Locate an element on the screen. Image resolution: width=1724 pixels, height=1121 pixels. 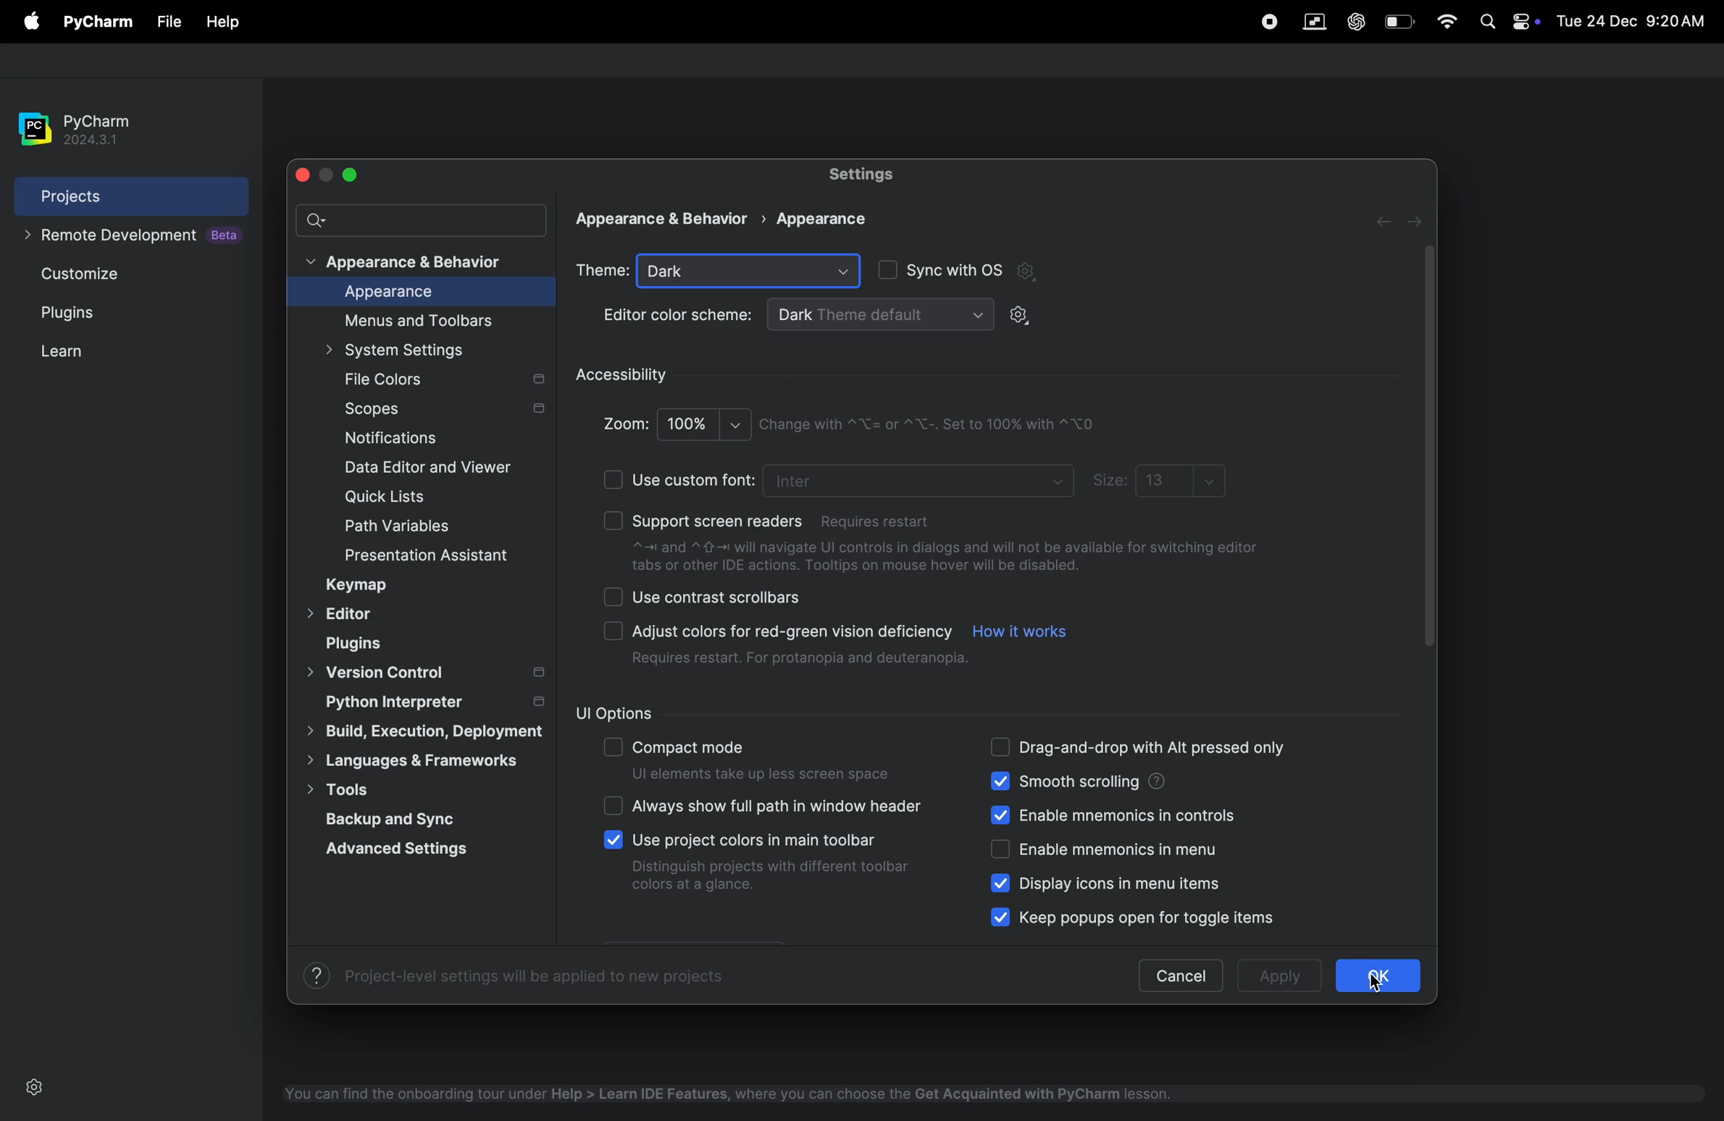
light theme default is located at coordinates (879, 313).